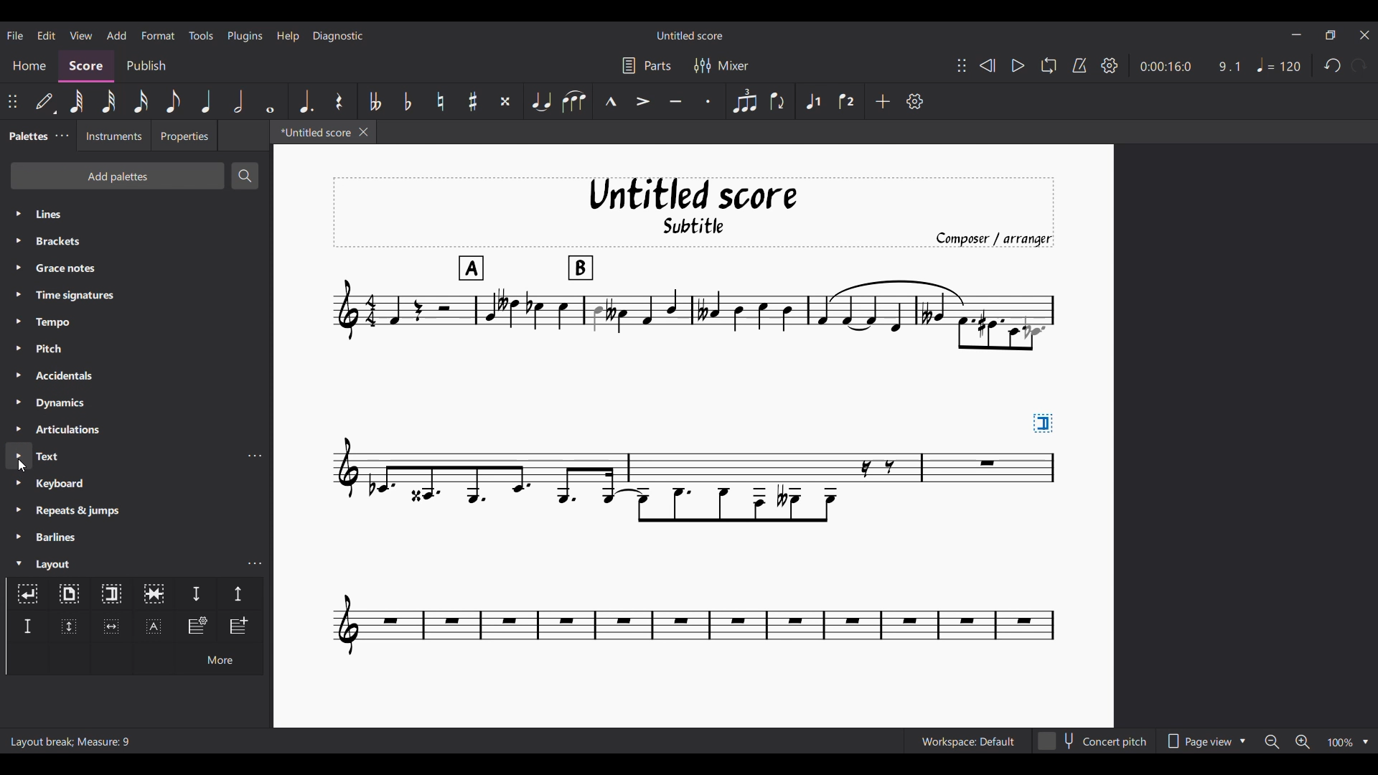 This screenshot has width=1378, height=775. I want to click on Repeats and jumps, so click(136, 511).